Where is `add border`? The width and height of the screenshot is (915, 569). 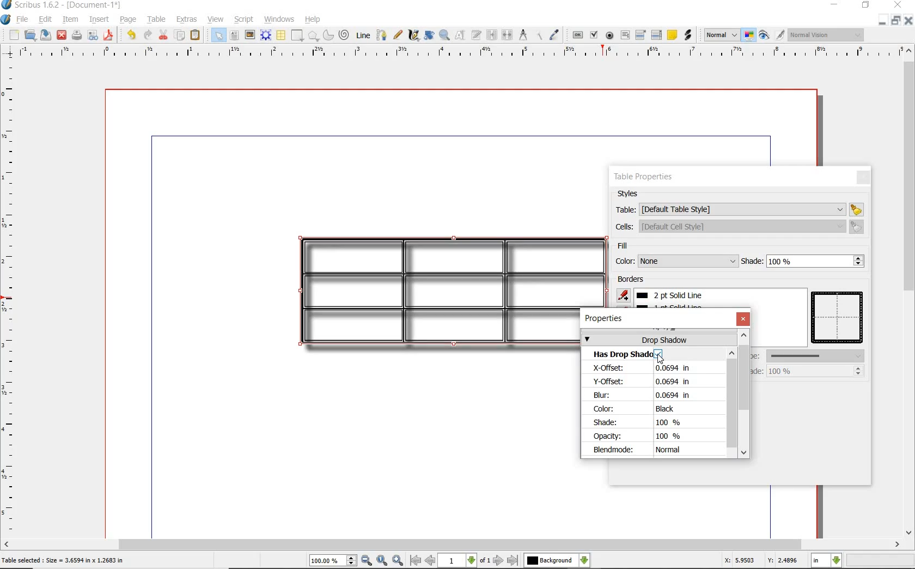
add border is located at coordinates (625, 295).